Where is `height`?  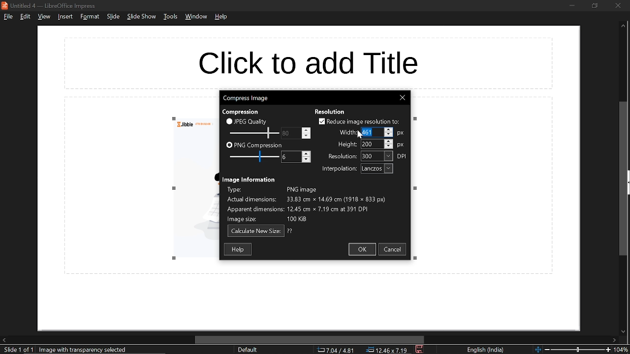
height is located at coordinates (369, 145).